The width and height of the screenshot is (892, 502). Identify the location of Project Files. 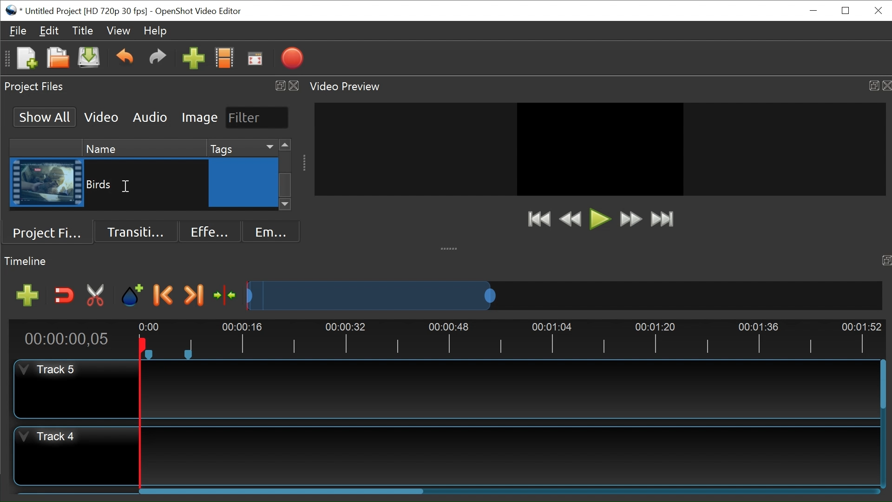
(152, 86).